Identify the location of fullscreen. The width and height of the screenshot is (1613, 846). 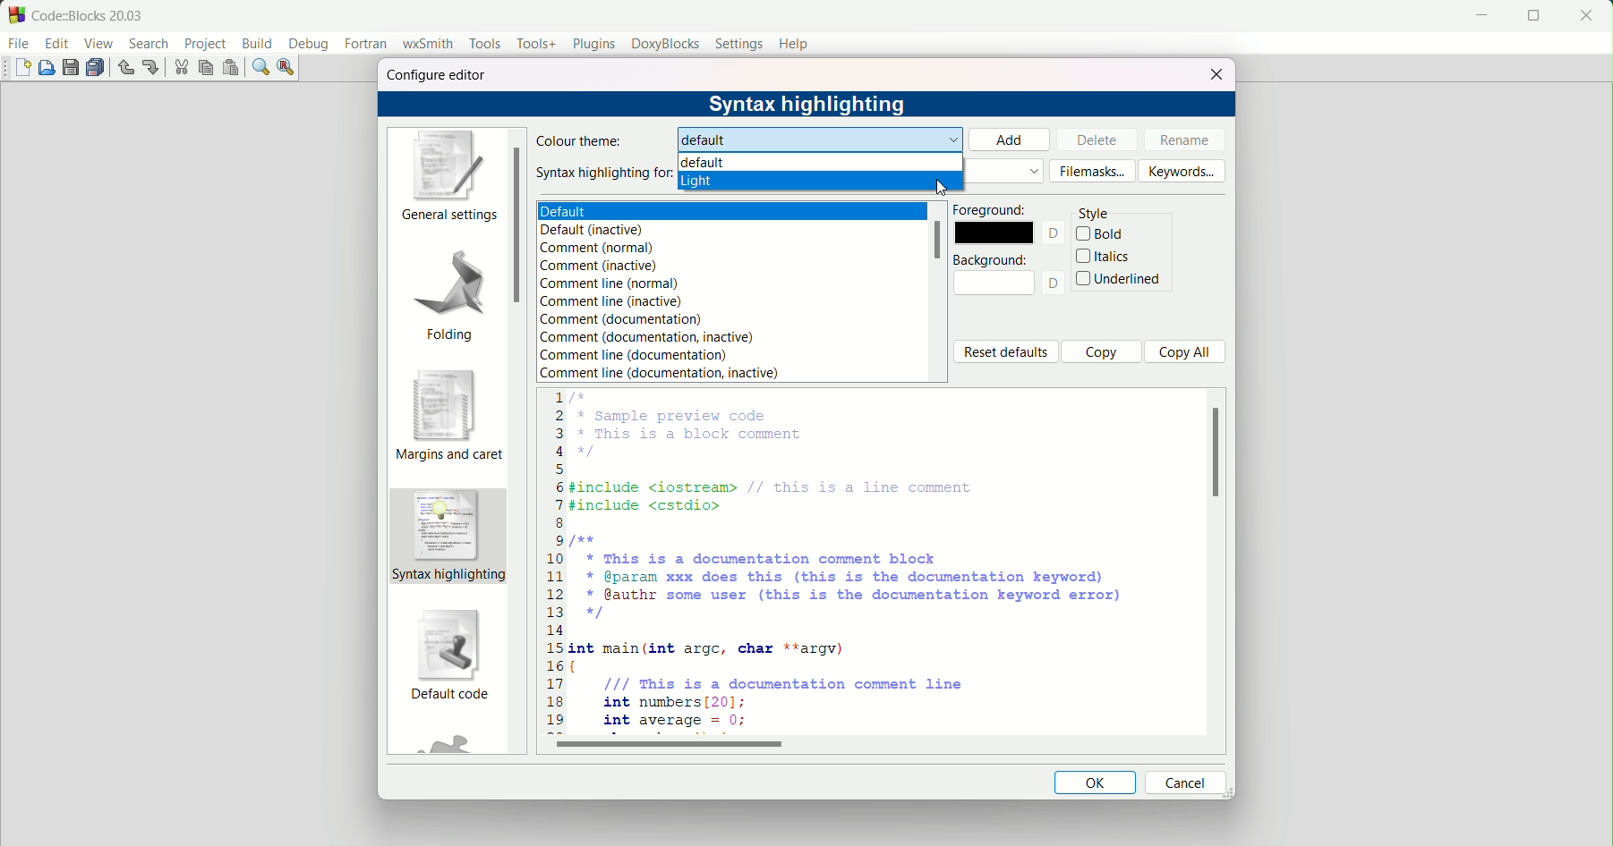
(1533, 16).